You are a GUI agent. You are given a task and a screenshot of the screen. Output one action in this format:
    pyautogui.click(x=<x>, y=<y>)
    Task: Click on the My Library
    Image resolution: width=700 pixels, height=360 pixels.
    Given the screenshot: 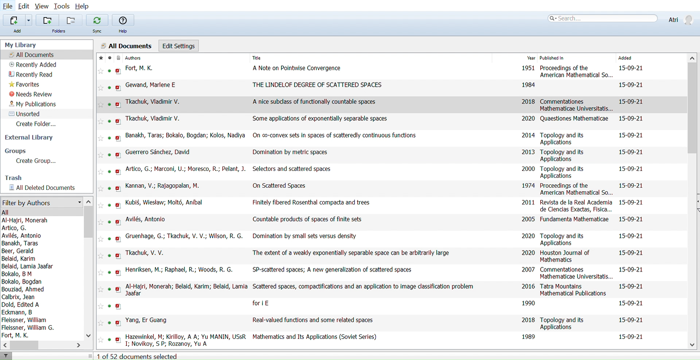 What is the action you would take?
    pyautogui.click(x=21, y=44)
    